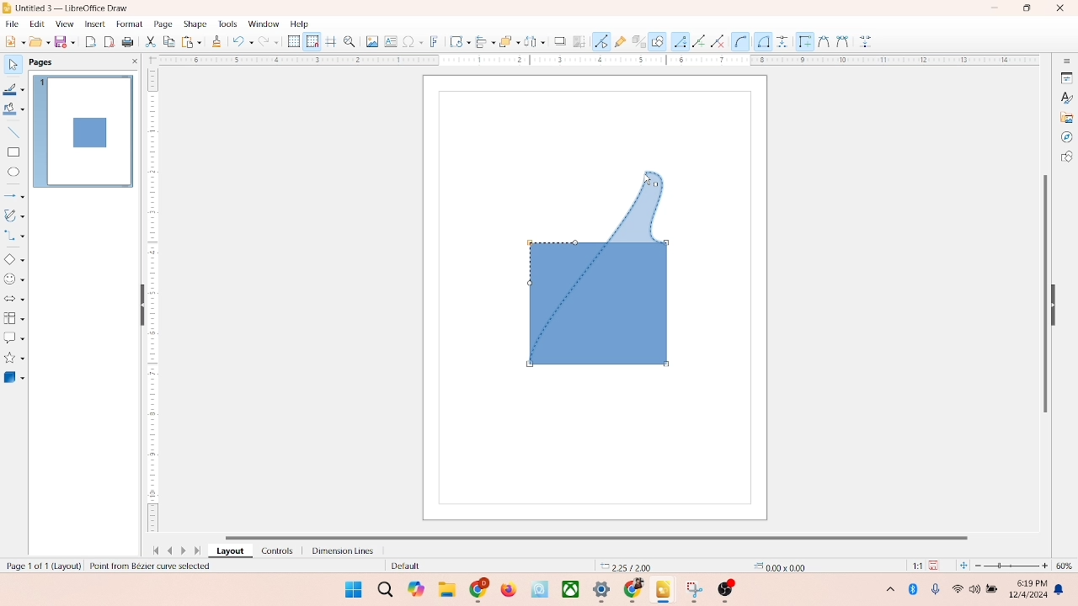 The height and width of the screenshot is (606, 1078). I want to click on coordinates, so click(621, 565).